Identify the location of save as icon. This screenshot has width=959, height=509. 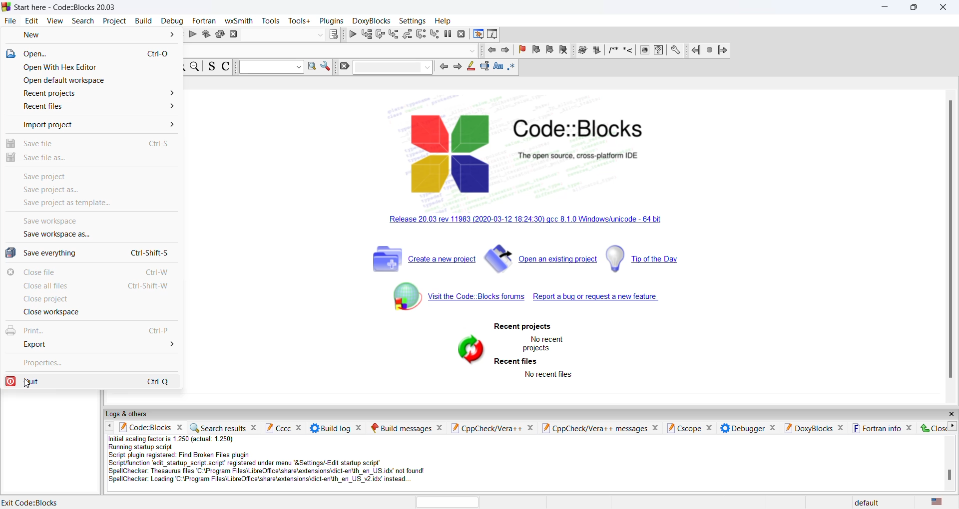
(11, 157).